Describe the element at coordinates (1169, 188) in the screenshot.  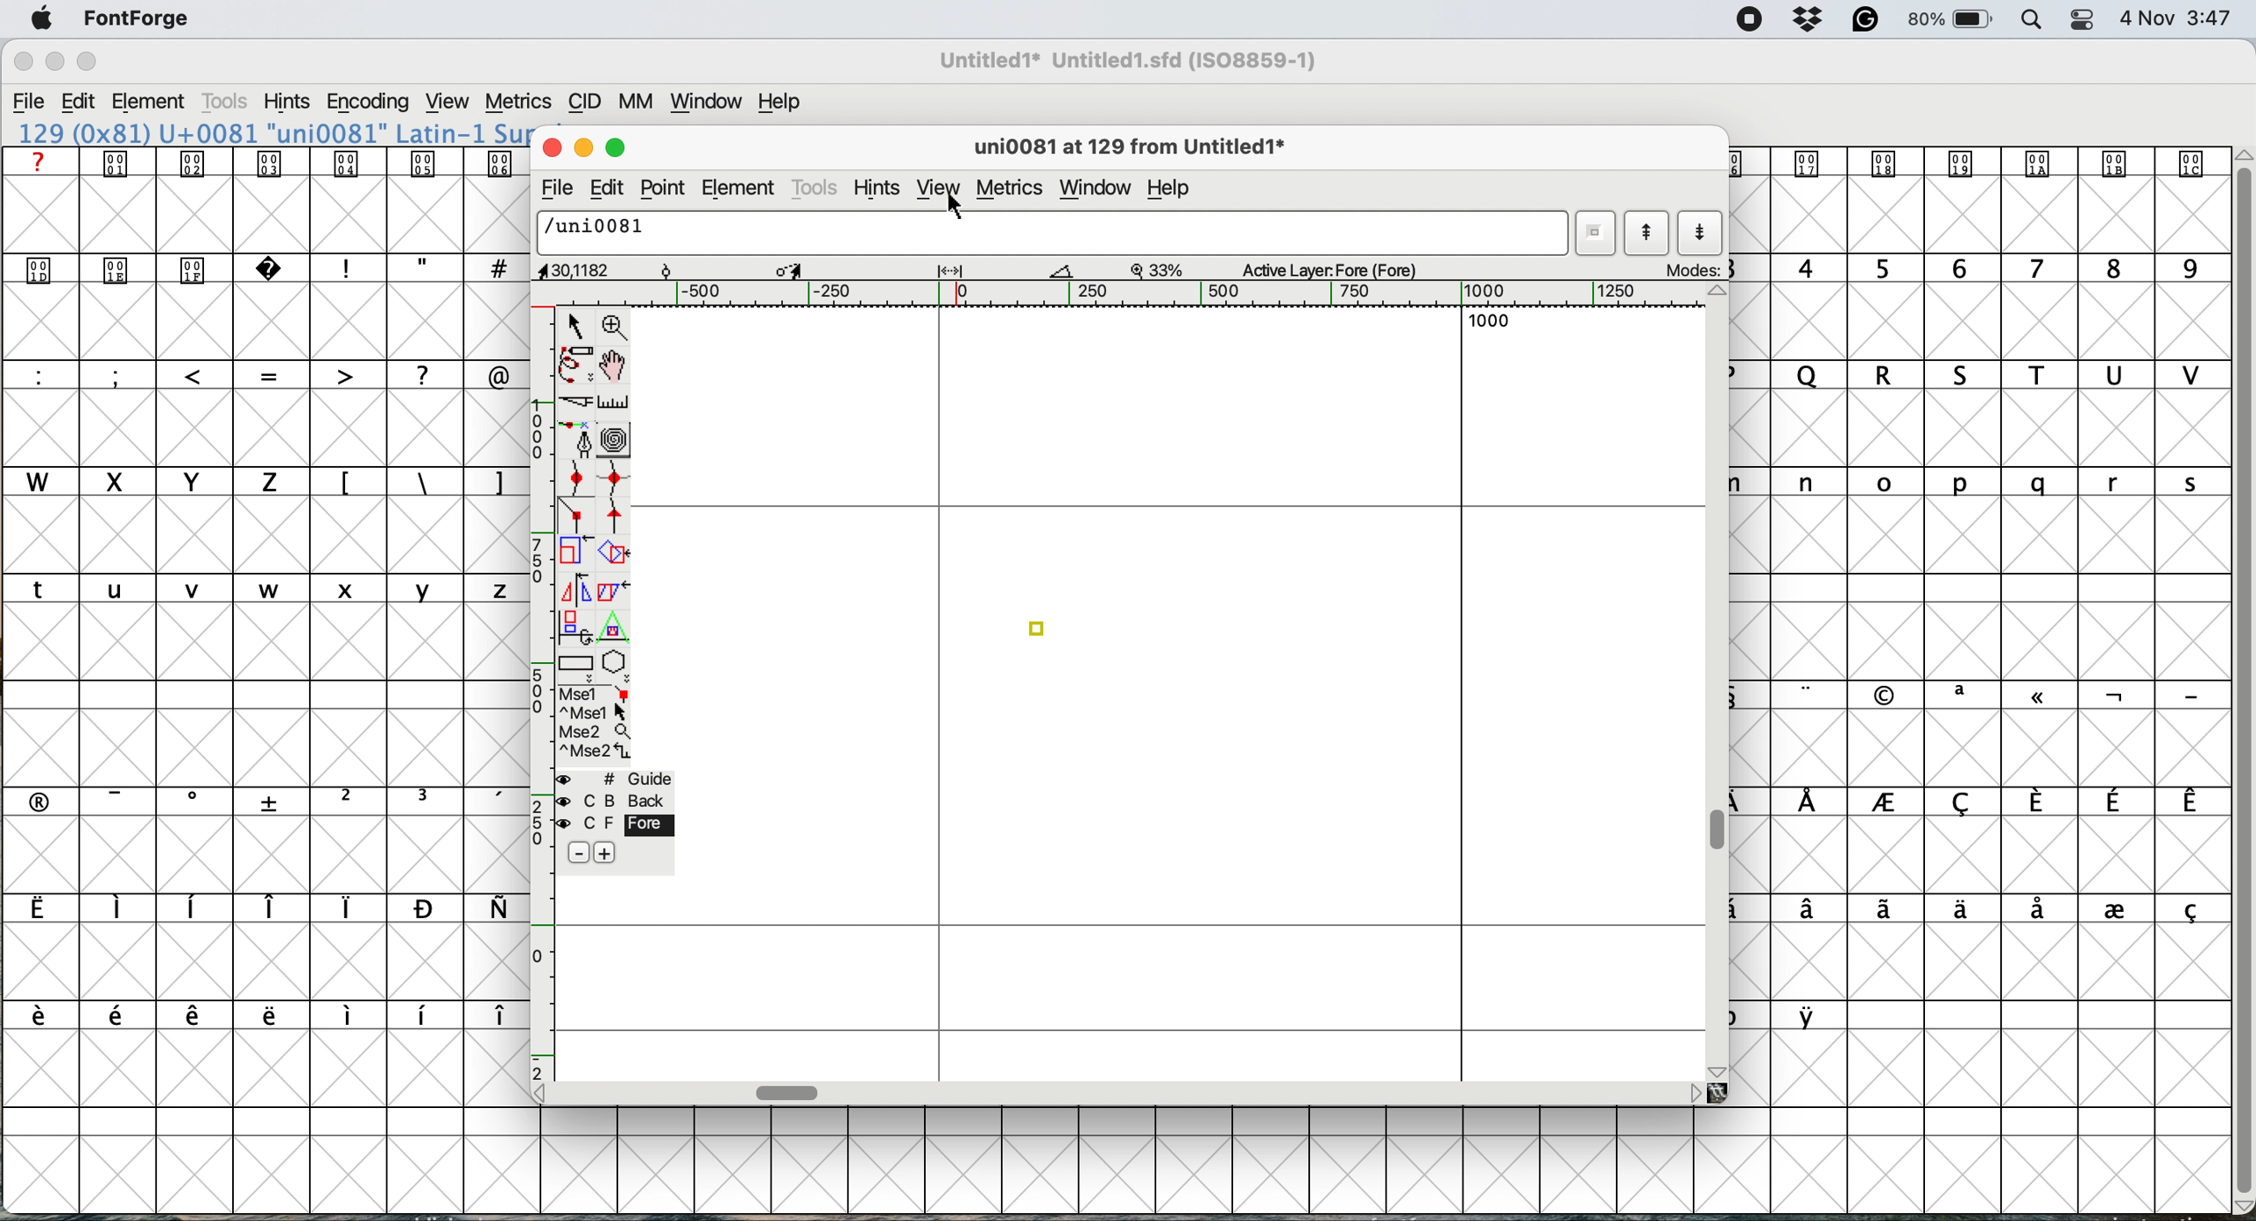
I see `help` at that location.